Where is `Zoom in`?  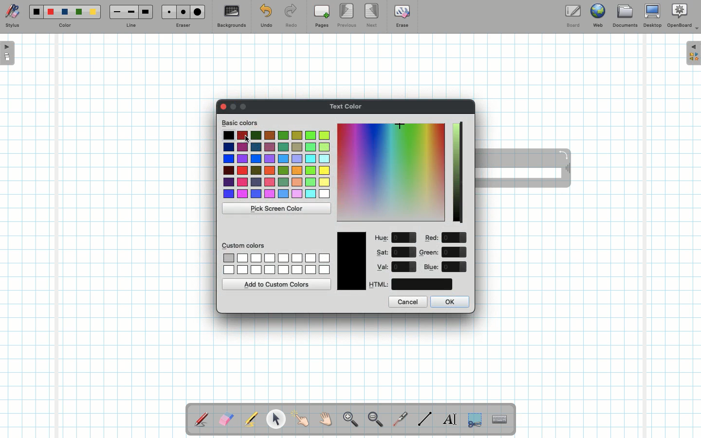
Zoom in is located at coordinates (348, 420).